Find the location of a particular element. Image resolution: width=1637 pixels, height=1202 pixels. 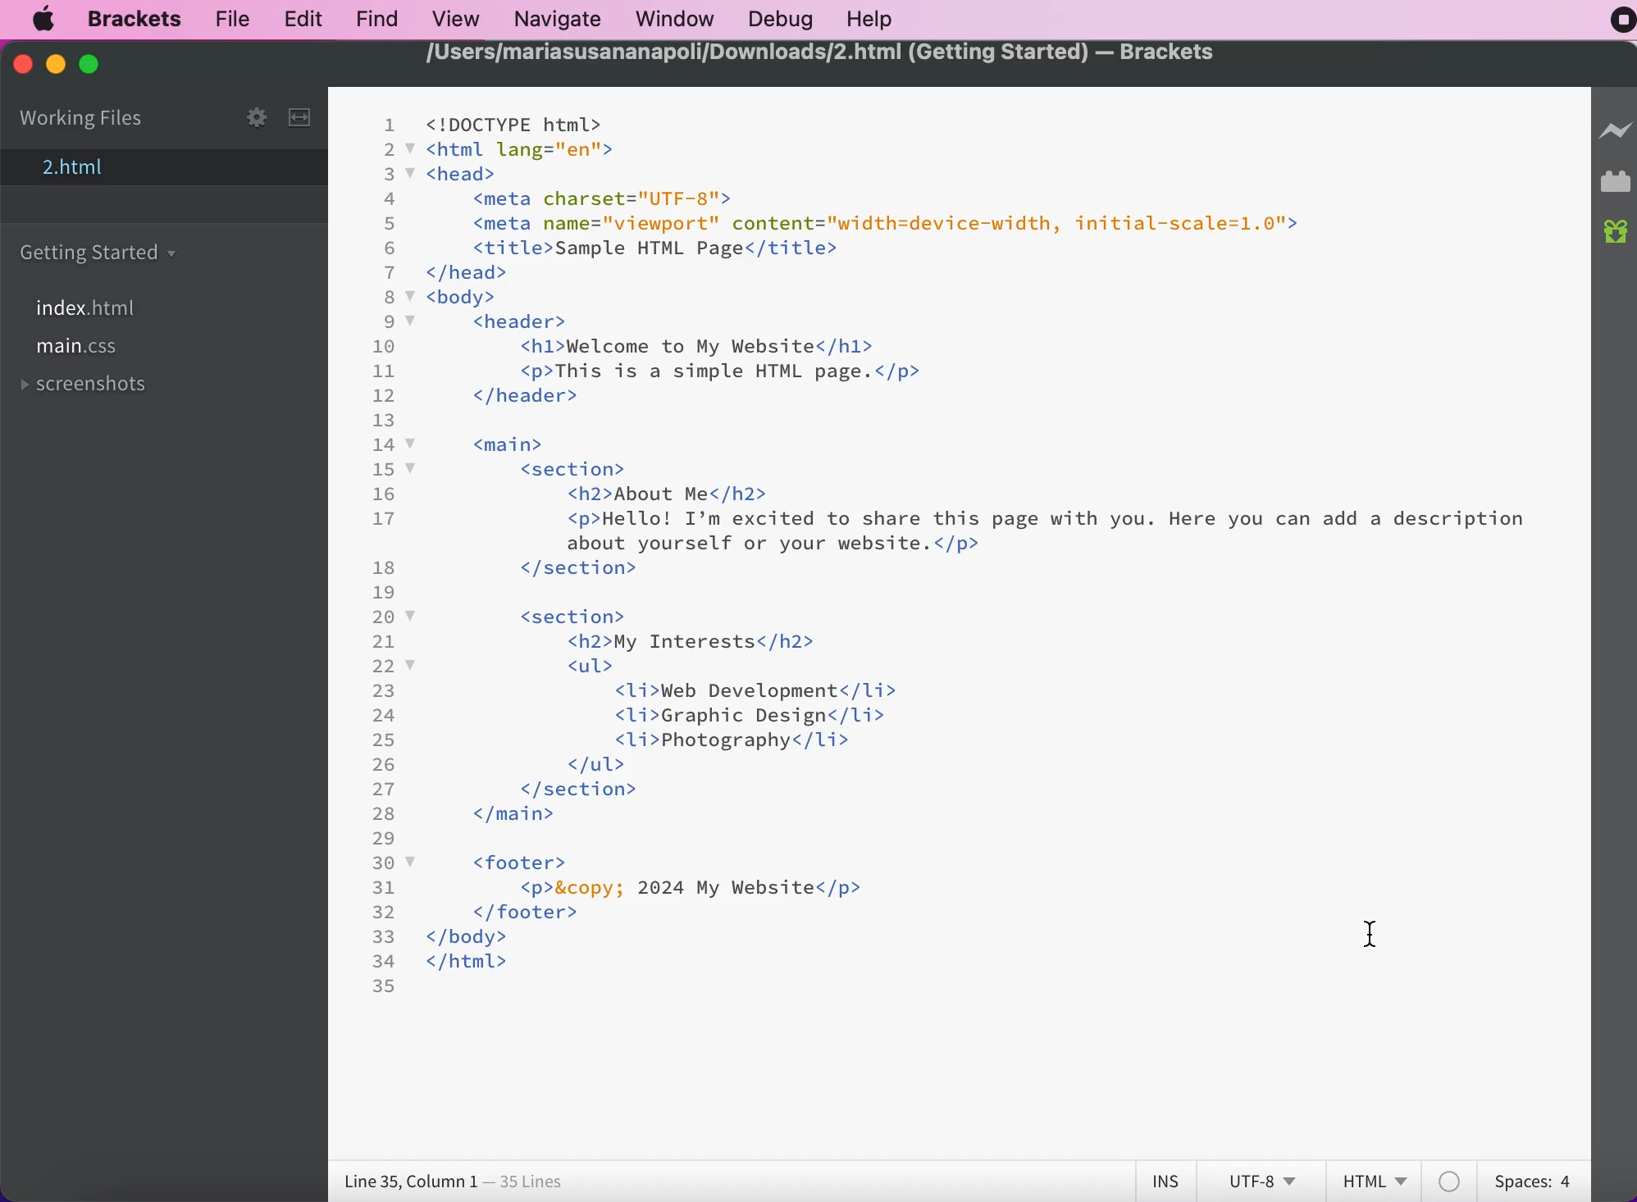

1 is located at coordinates (390, 124).